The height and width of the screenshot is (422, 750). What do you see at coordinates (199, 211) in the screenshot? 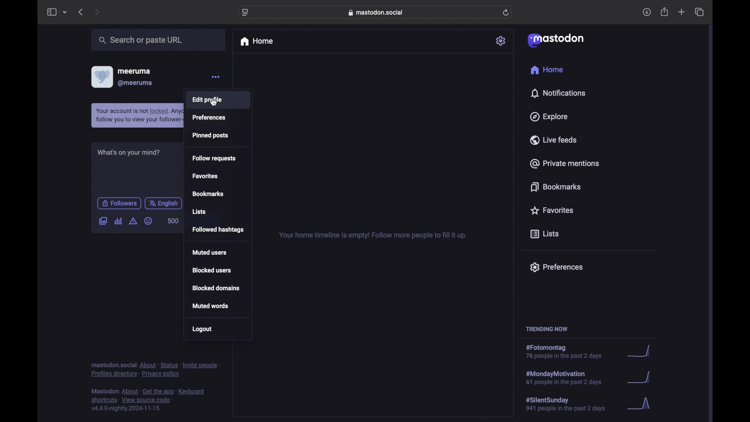
I see `lists` at bounding box center [199, 211].